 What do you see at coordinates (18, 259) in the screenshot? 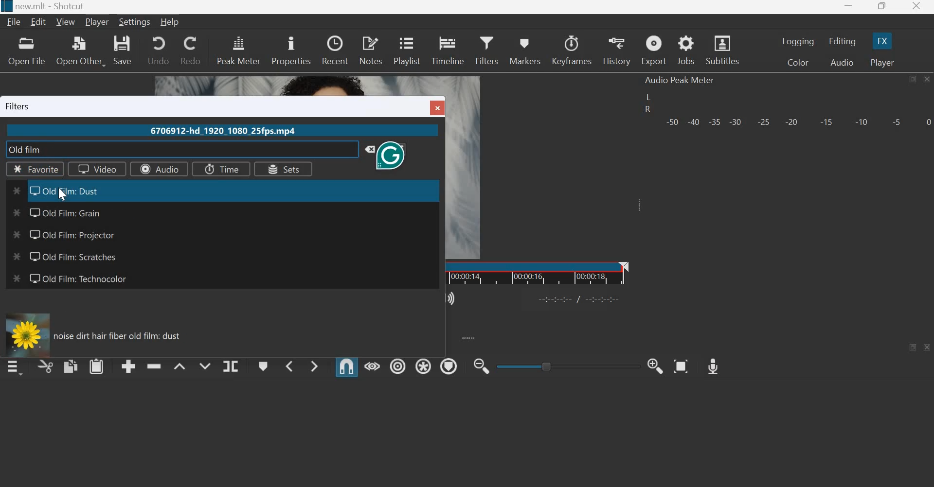
I see `` at bounding box center [18, 259].